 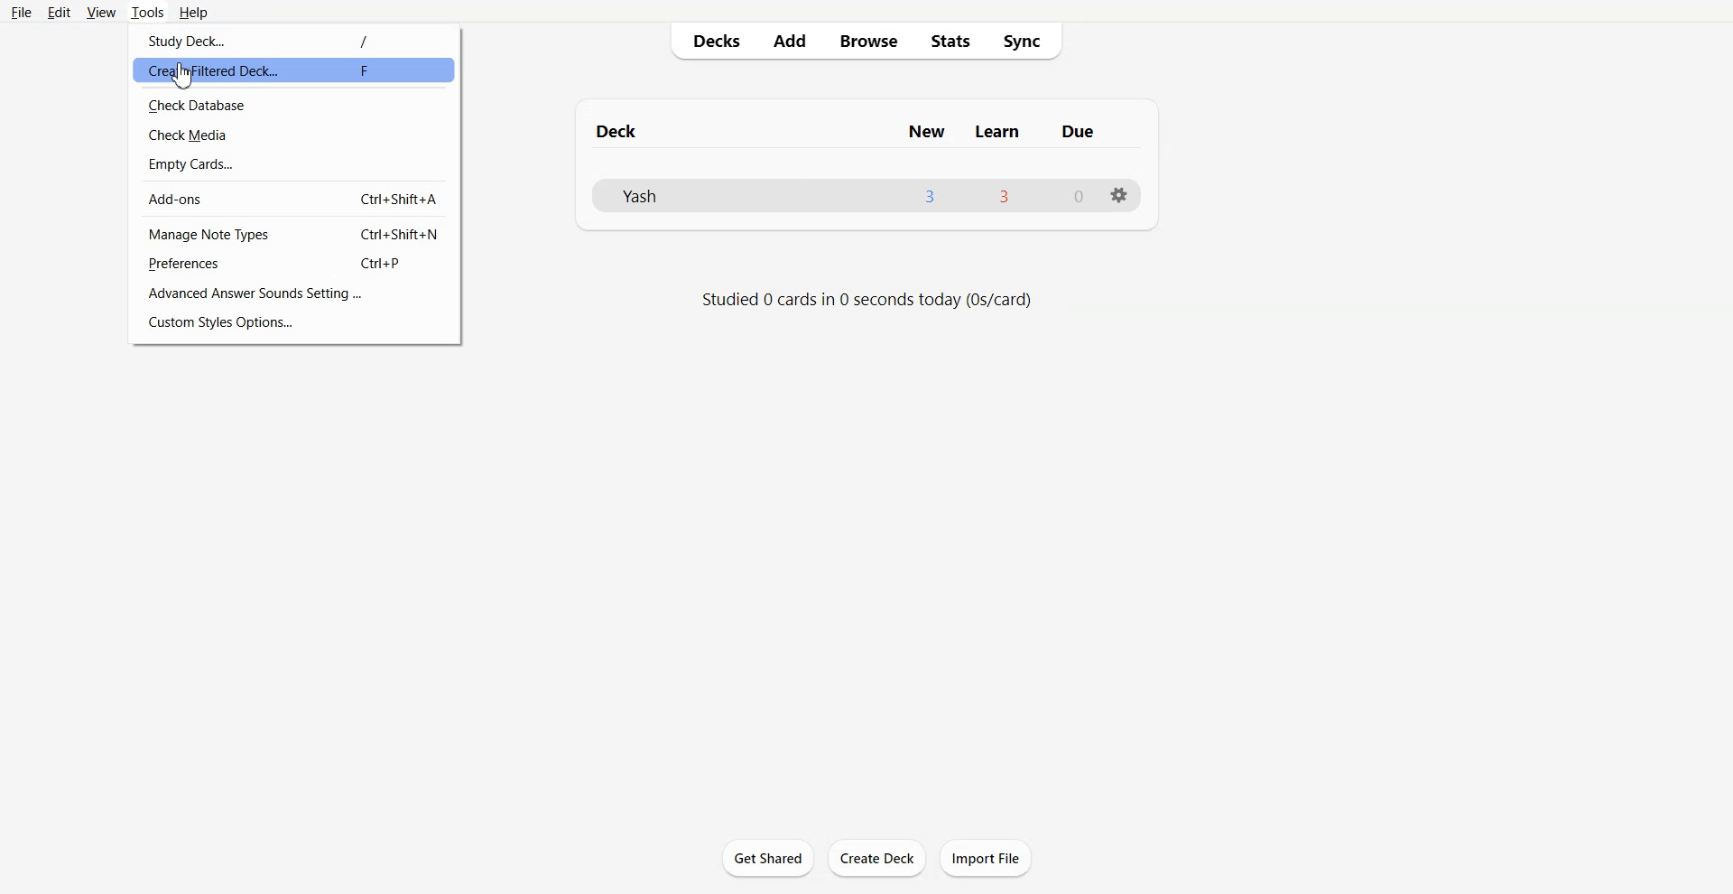 What do you see at coordinates (1118, 196) in the screenshot?
I see `Settings` at bounding box center [1118, 196].